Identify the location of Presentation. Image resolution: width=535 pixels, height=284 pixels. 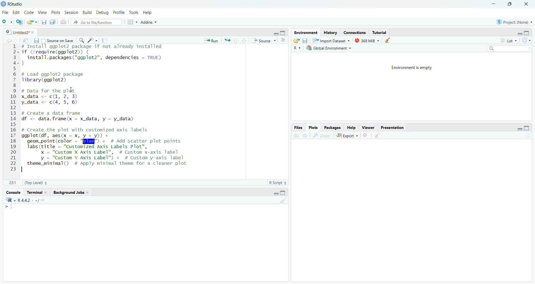
(393, 128).